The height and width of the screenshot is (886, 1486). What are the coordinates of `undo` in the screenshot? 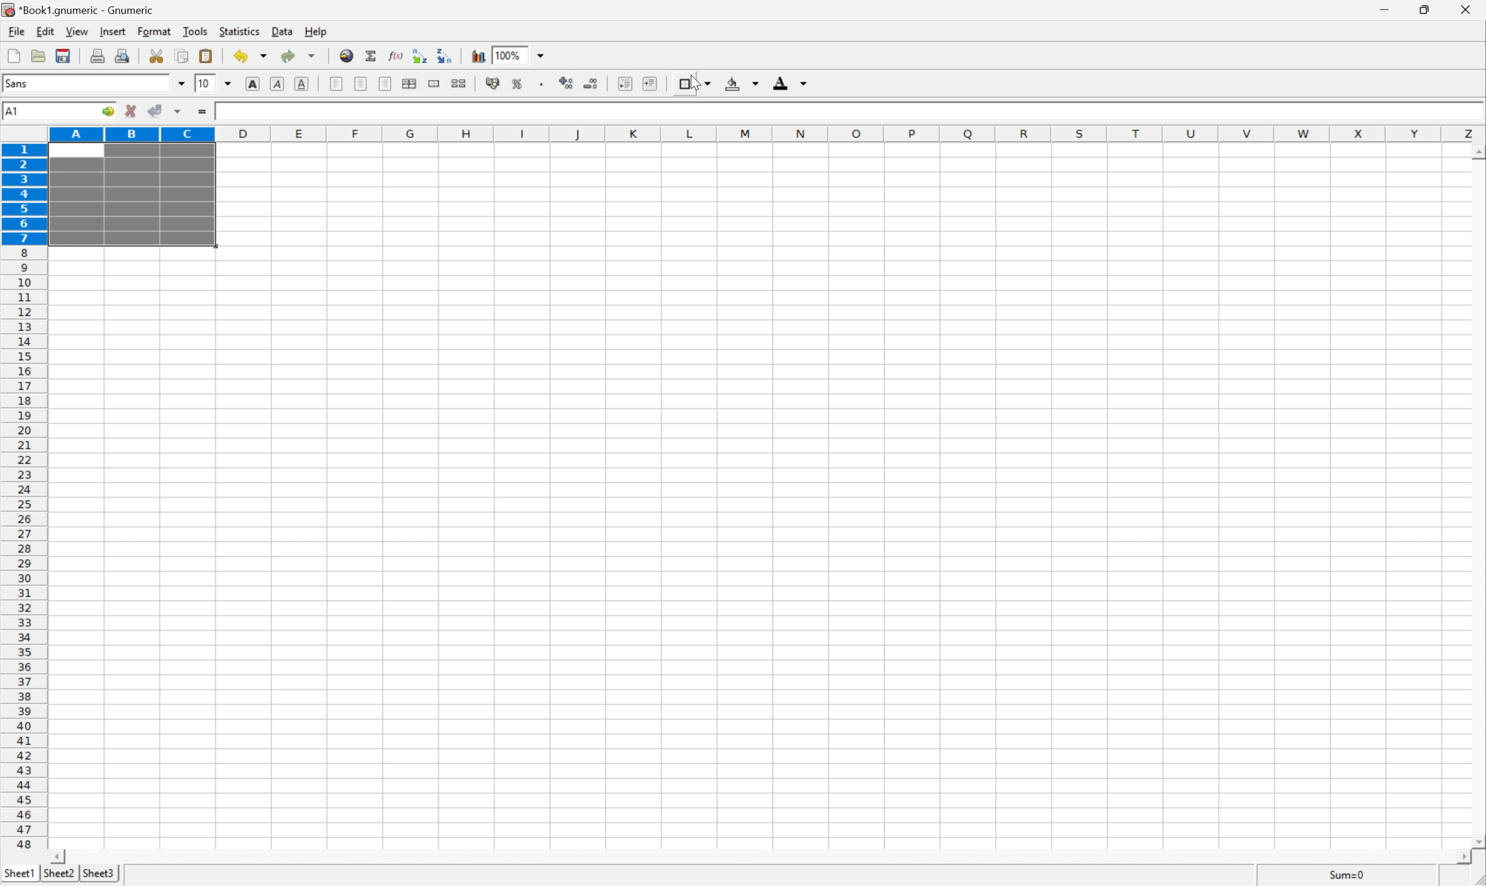 It's located at (249, 56).